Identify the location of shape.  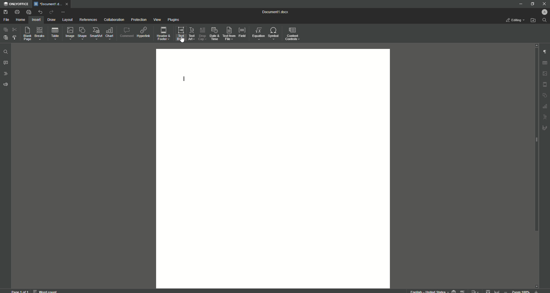
(545, 96).